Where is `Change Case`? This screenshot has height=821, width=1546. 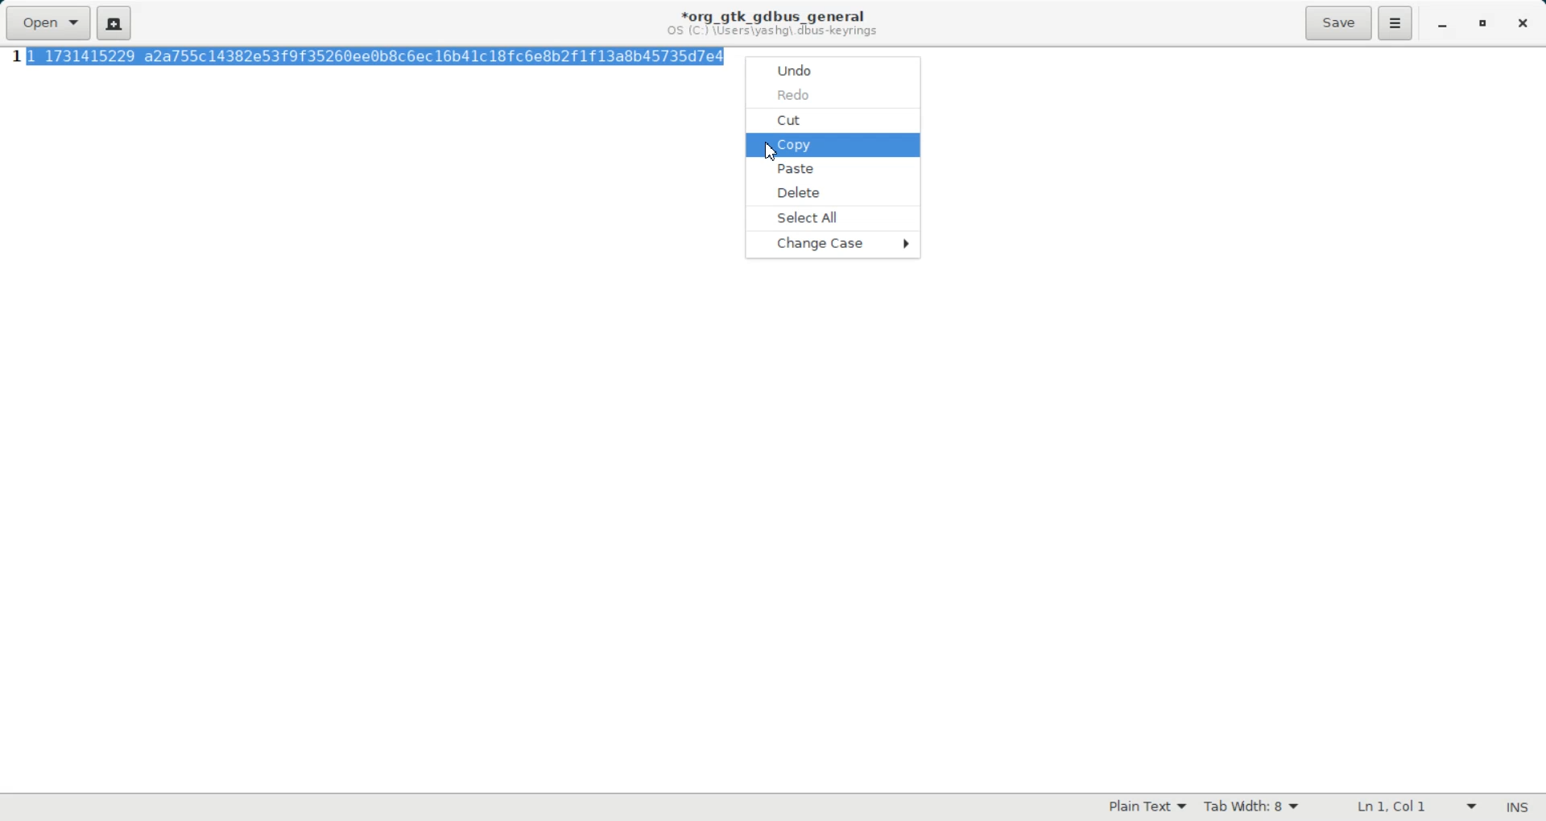
Change Case is located at coordinates (829, 248).